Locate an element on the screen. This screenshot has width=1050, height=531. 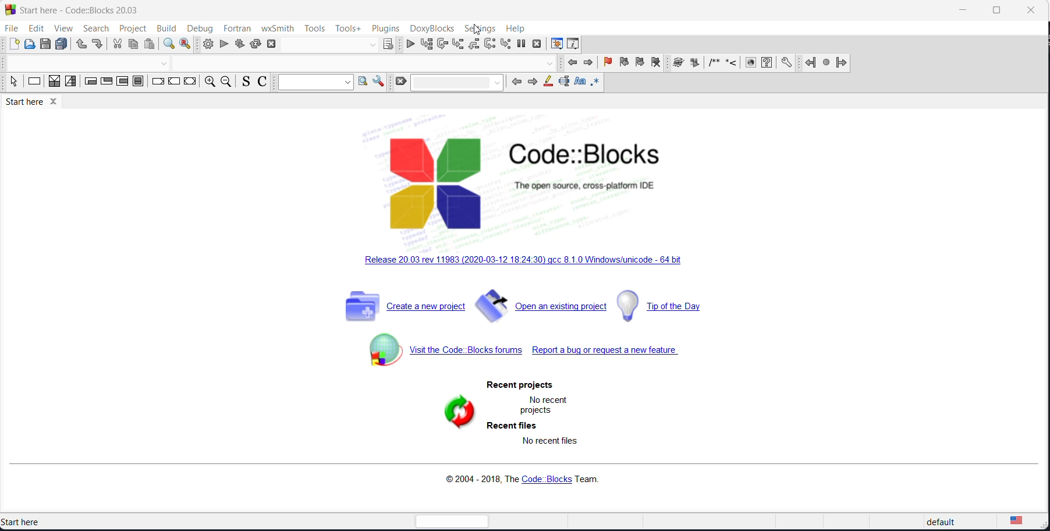
build and run is located at coordinates (239, 45).